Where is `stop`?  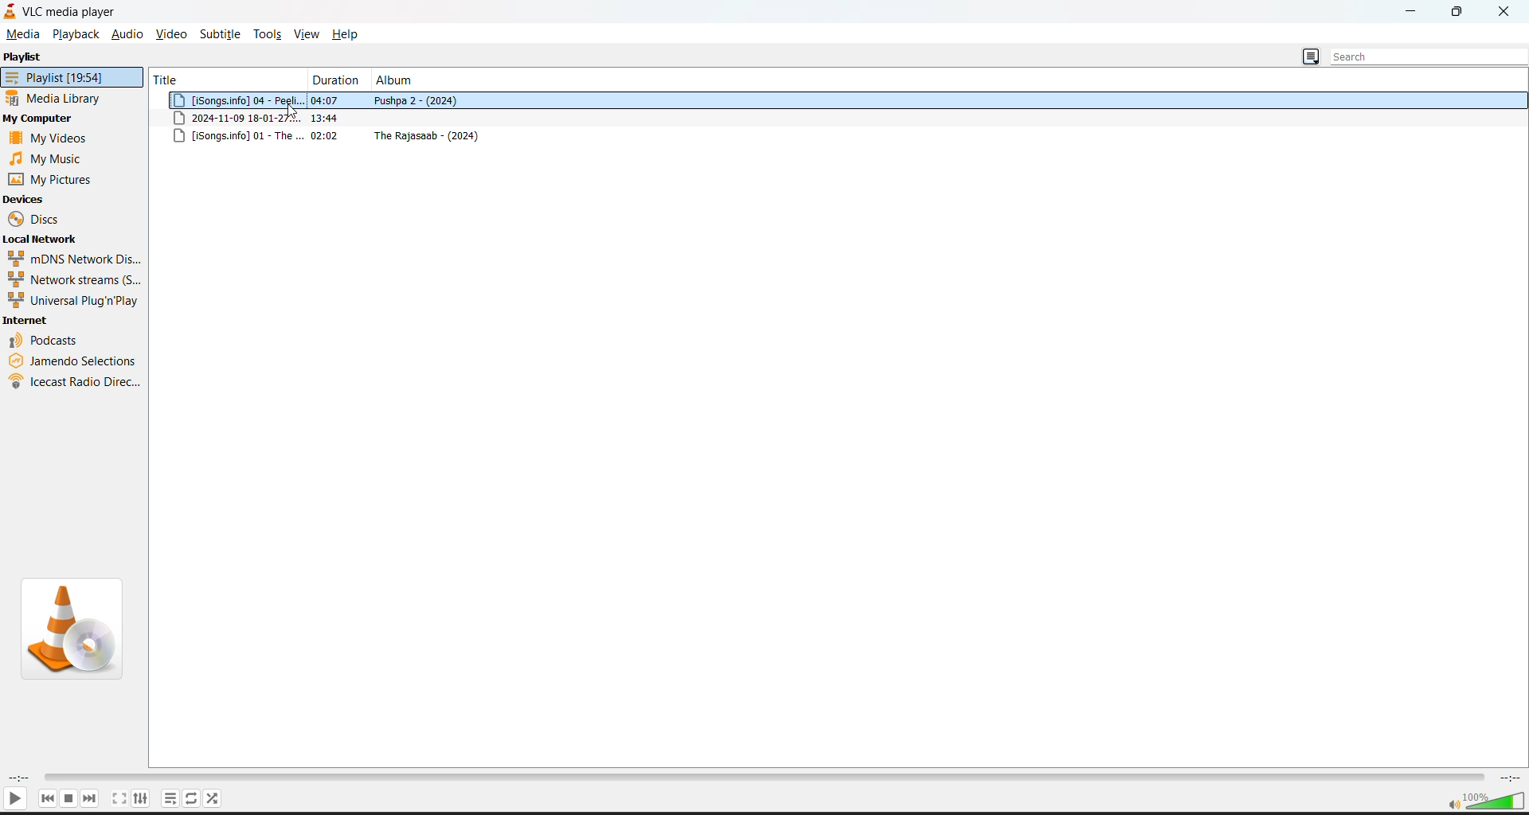 stop is located at coordinates (69, 798).